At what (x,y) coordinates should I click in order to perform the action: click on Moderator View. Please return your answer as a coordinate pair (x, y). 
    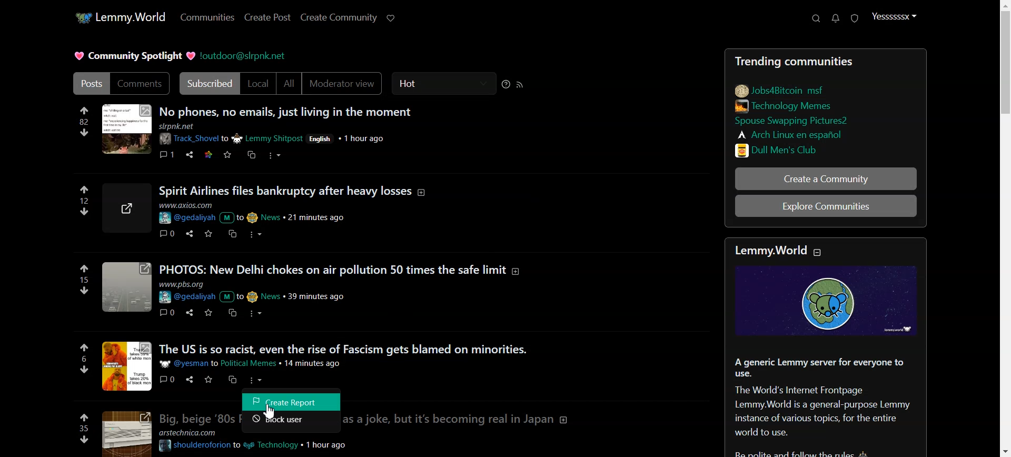
    Looking at the image, I should click on (344, 84).